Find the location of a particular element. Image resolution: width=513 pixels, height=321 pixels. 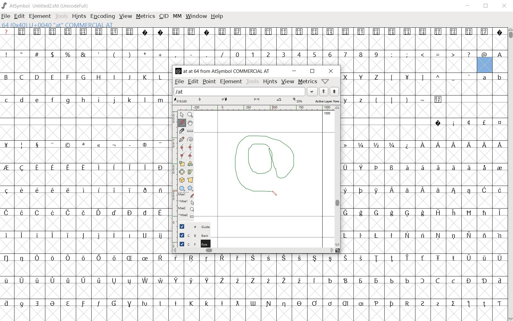

checkbox is located at coordinates (182, 235).